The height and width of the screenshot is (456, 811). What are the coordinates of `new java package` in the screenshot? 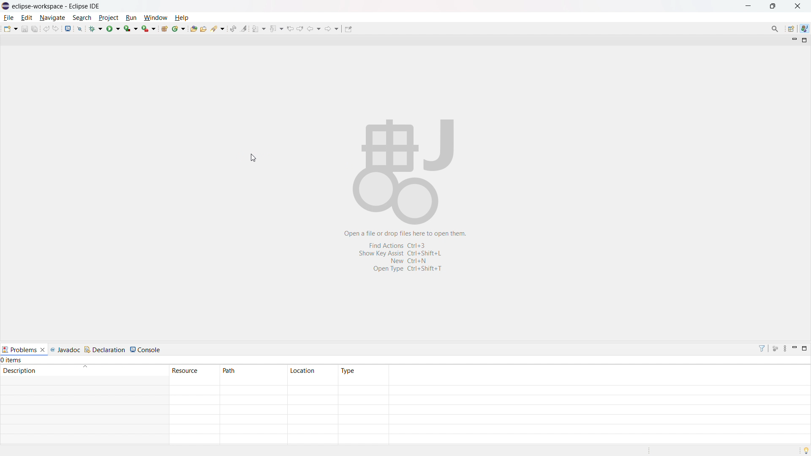 It's located at (164, 28).